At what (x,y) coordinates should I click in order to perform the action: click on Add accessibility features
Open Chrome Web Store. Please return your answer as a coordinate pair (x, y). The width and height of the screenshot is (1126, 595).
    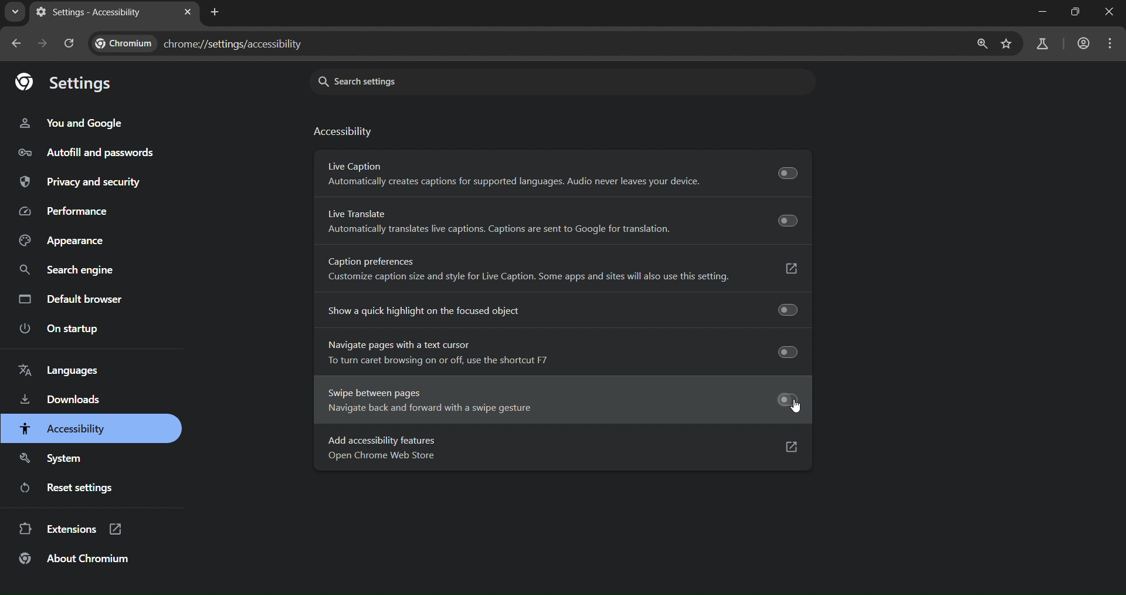
    Looking at the image, I should click on (557, 448).